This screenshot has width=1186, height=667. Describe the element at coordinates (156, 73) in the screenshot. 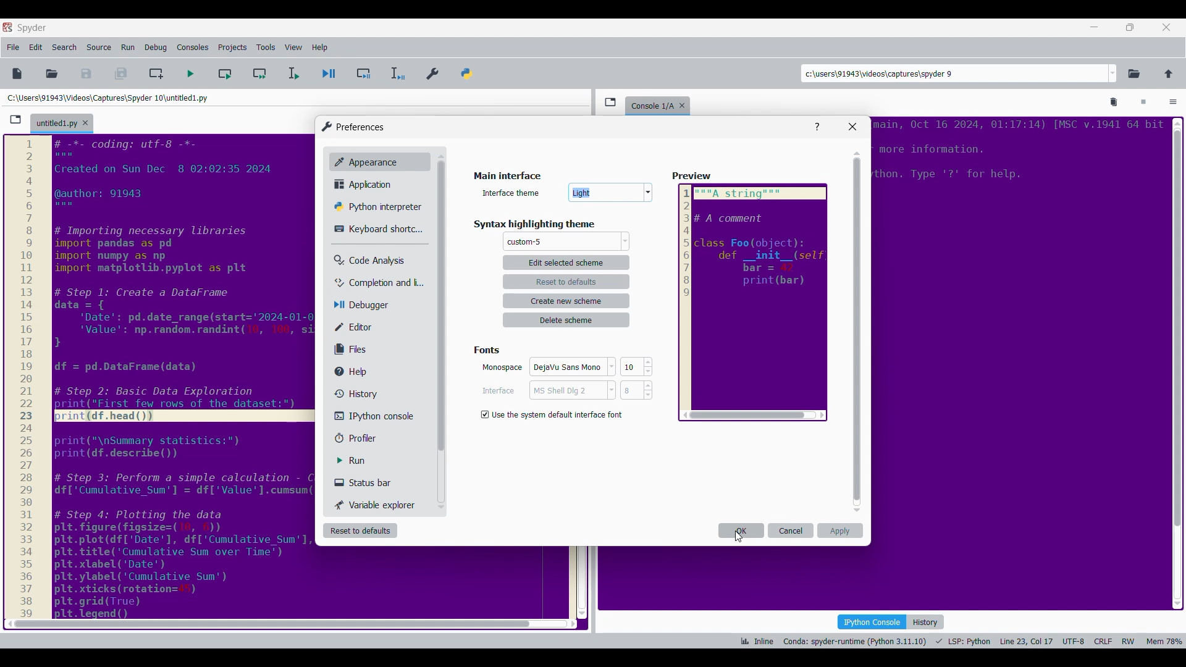

I see `Create new cell at current line` at that location.